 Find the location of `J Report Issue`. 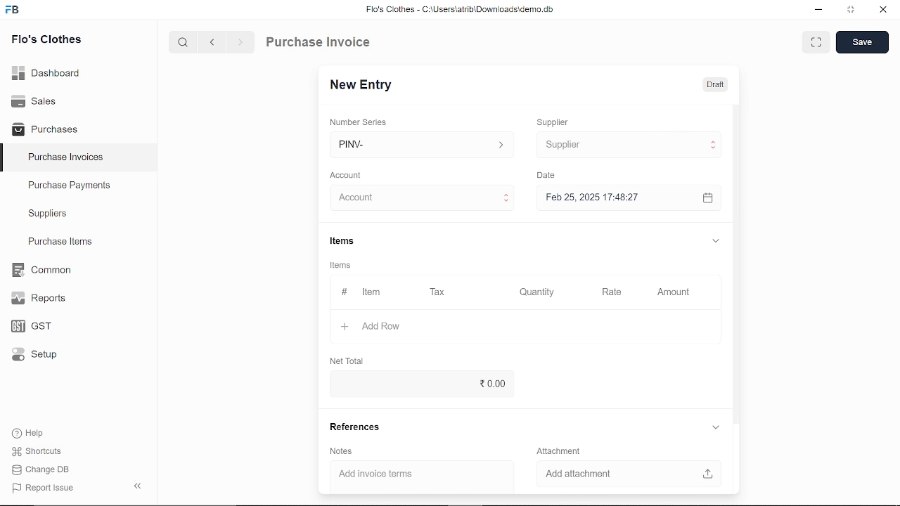

J Report Issue is located at coordinates (41, 488).